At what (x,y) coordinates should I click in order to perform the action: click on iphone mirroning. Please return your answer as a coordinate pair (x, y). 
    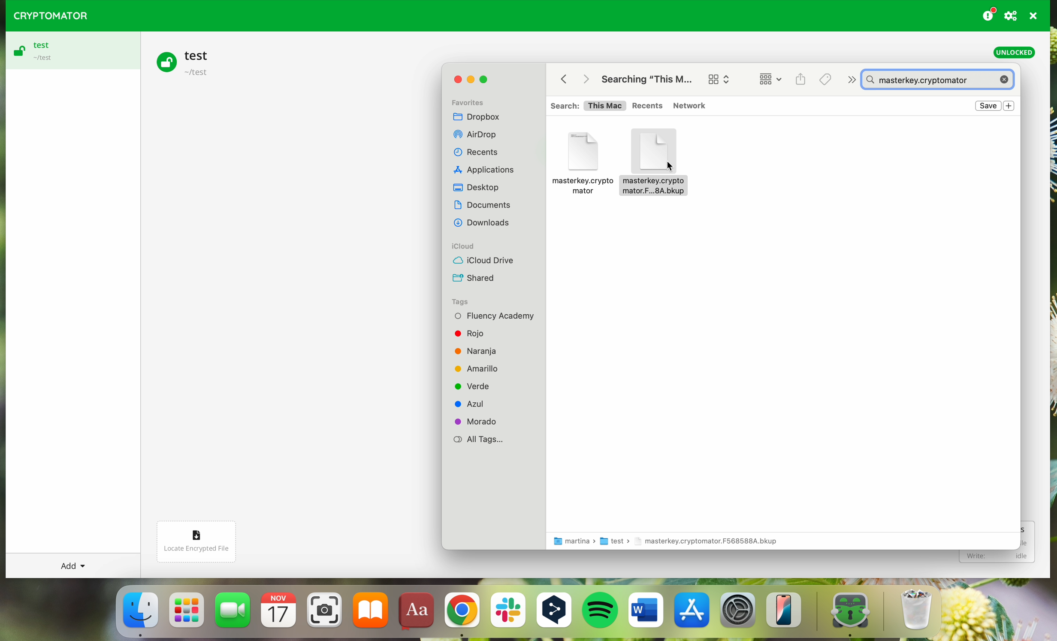
    Looking at the image, I should click on (788, 613).